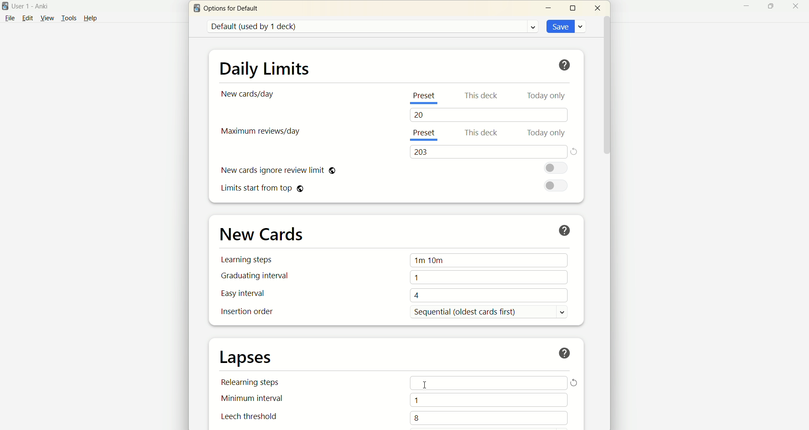  Describe the element at coordinates (548, 98) in the screenshot. I see `today only` at that location.